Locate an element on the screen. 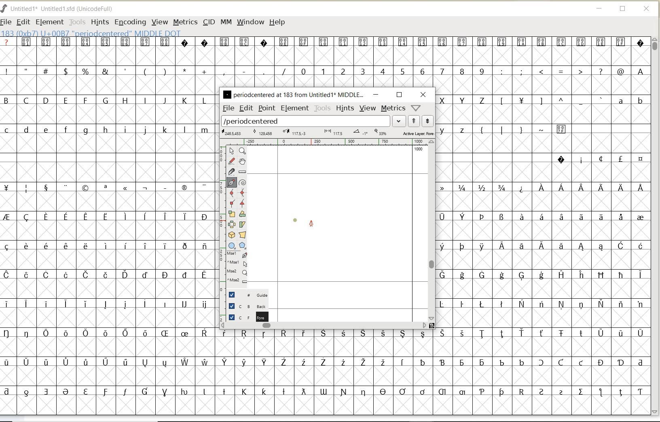 This screenshot has height=422, width=660. dot is located at coordinates (295, 219).